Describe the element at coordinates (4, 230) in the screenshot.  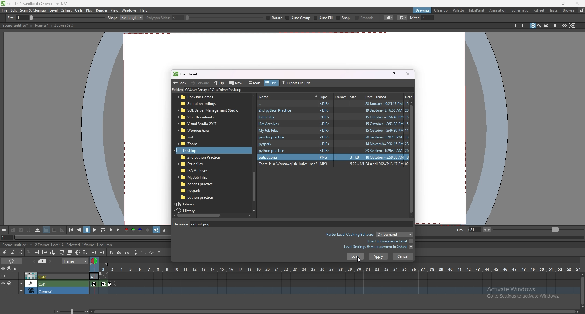
I see `options` at that location.